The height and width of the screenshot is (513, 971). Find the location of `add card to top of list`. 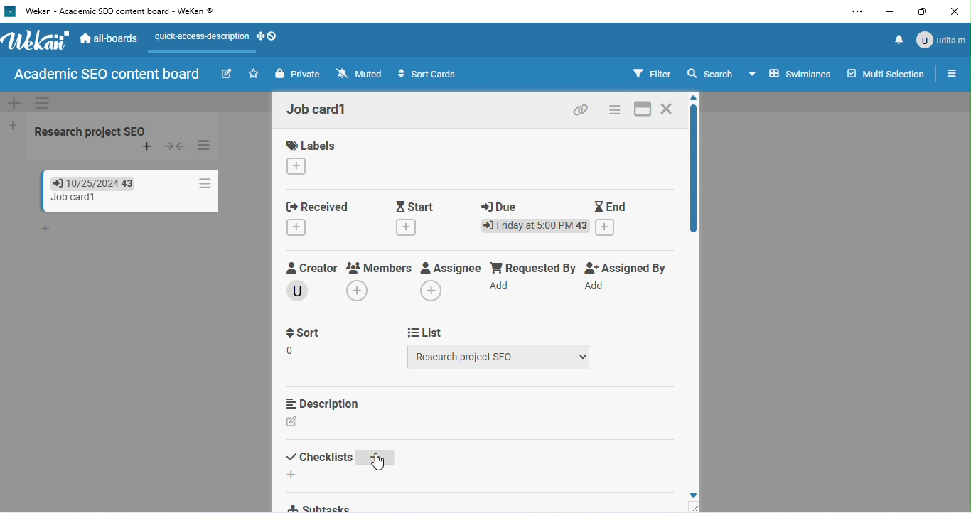

add card to top of list is located at coordinates (147, 147).